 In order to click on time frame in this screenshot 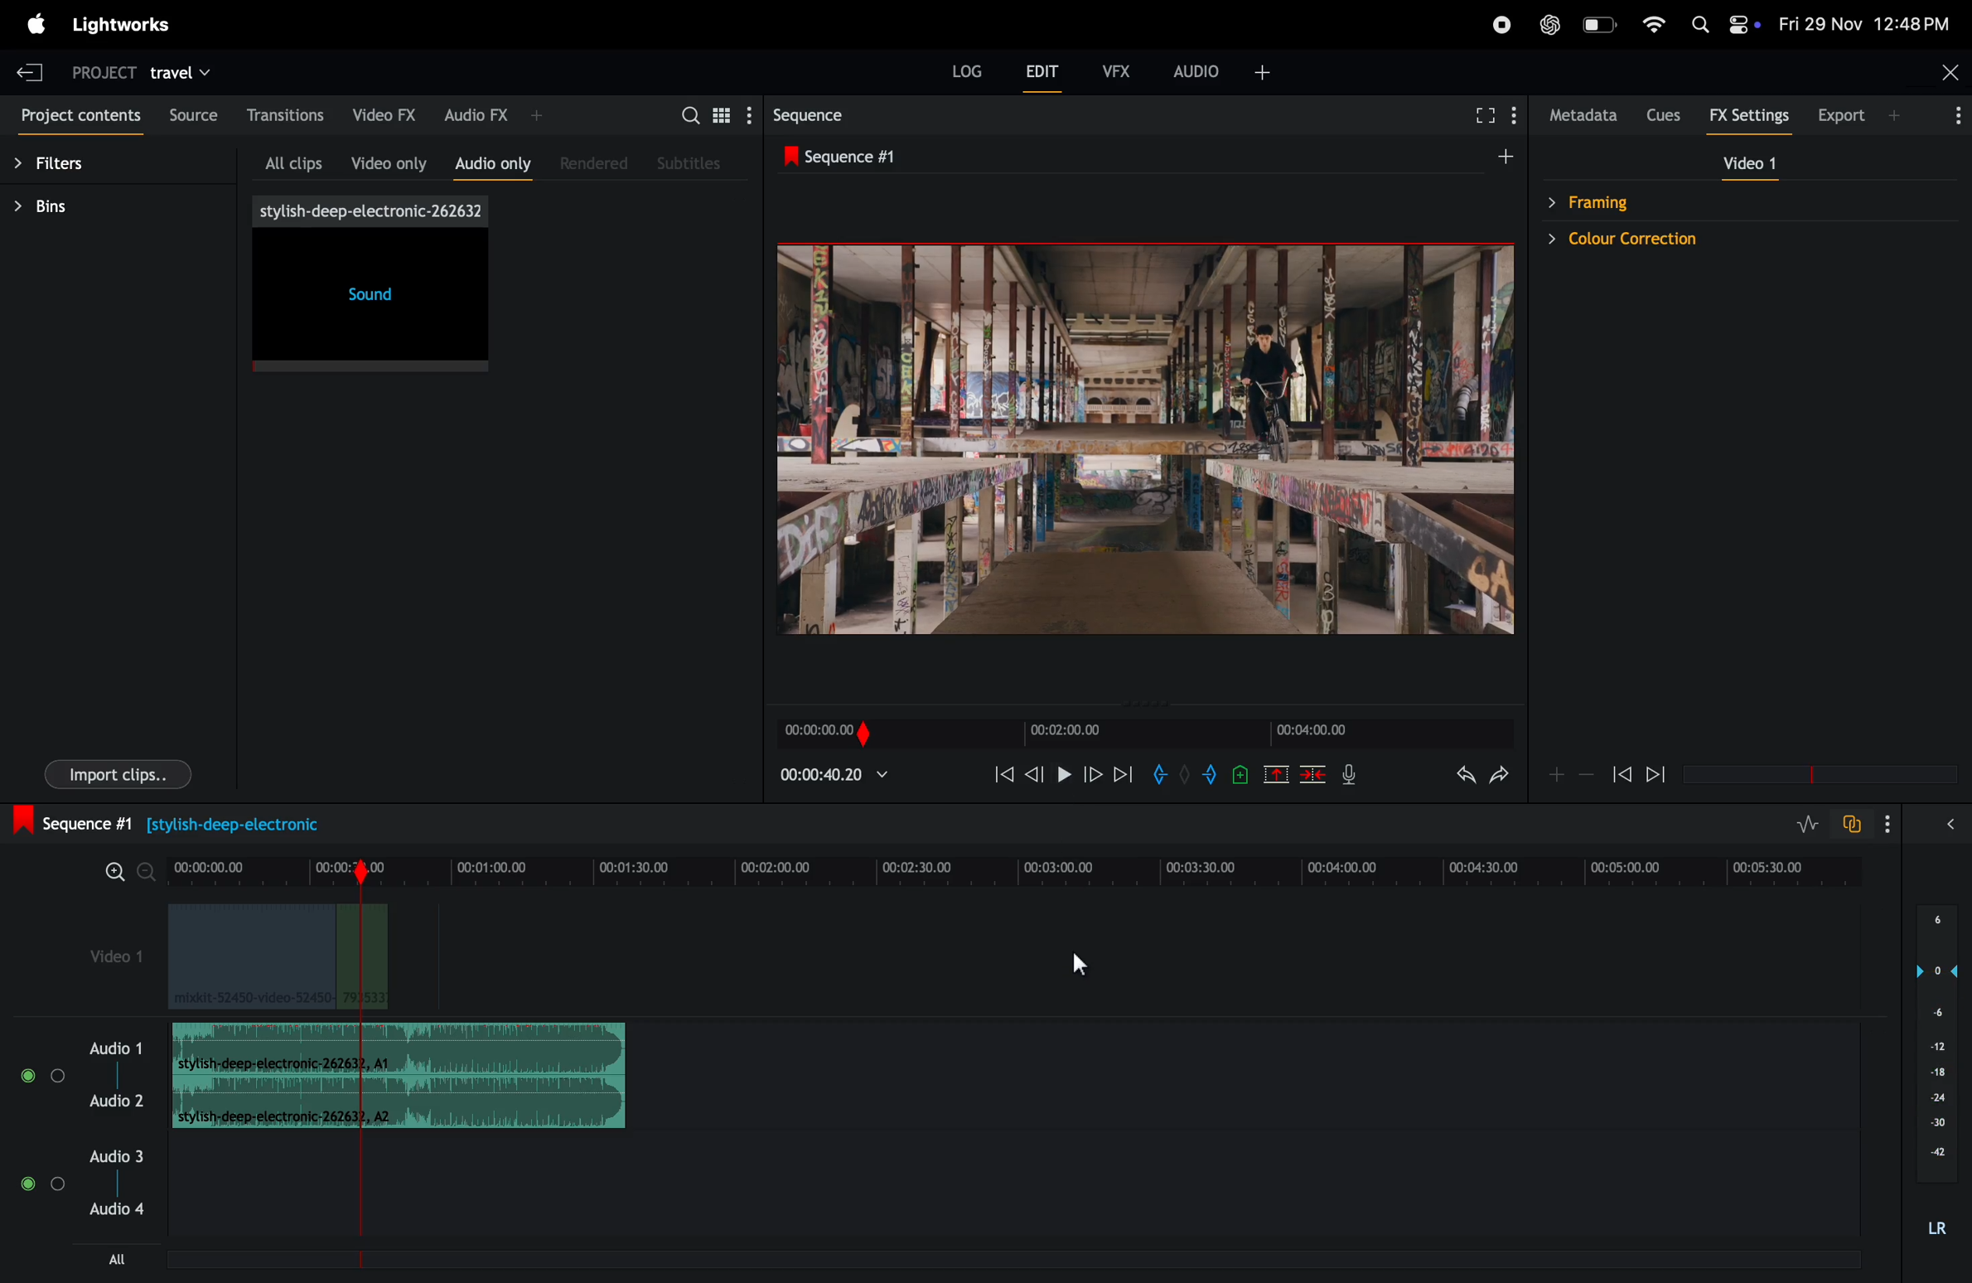, I will do `click(1147, 730)`.